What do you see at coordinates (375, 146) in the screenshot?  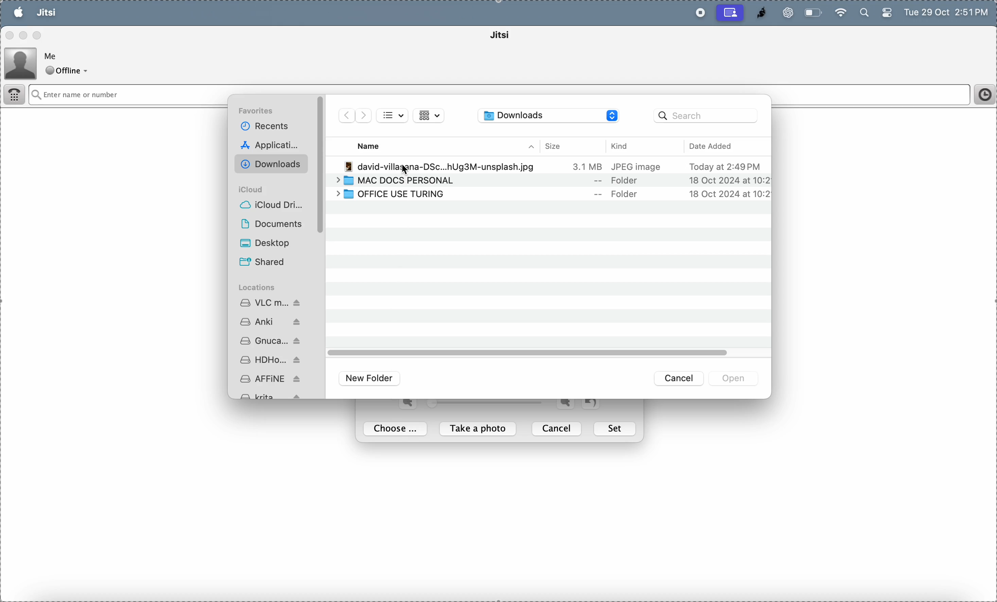 I see `name` at bounding box center [375, 146].